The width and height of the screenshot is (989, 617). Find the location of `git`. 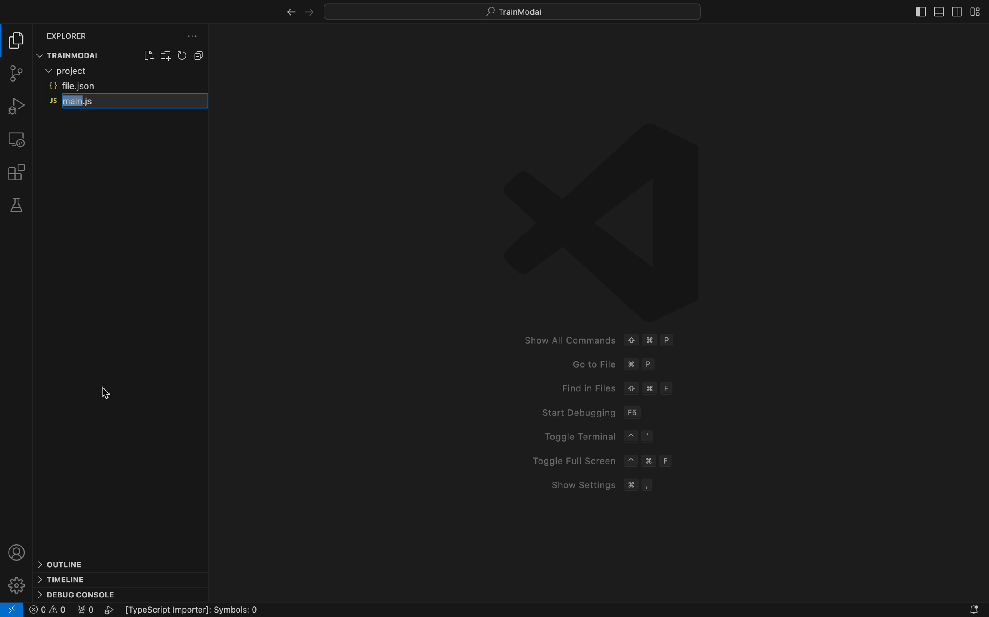

git is located at coordinates (18, 73).